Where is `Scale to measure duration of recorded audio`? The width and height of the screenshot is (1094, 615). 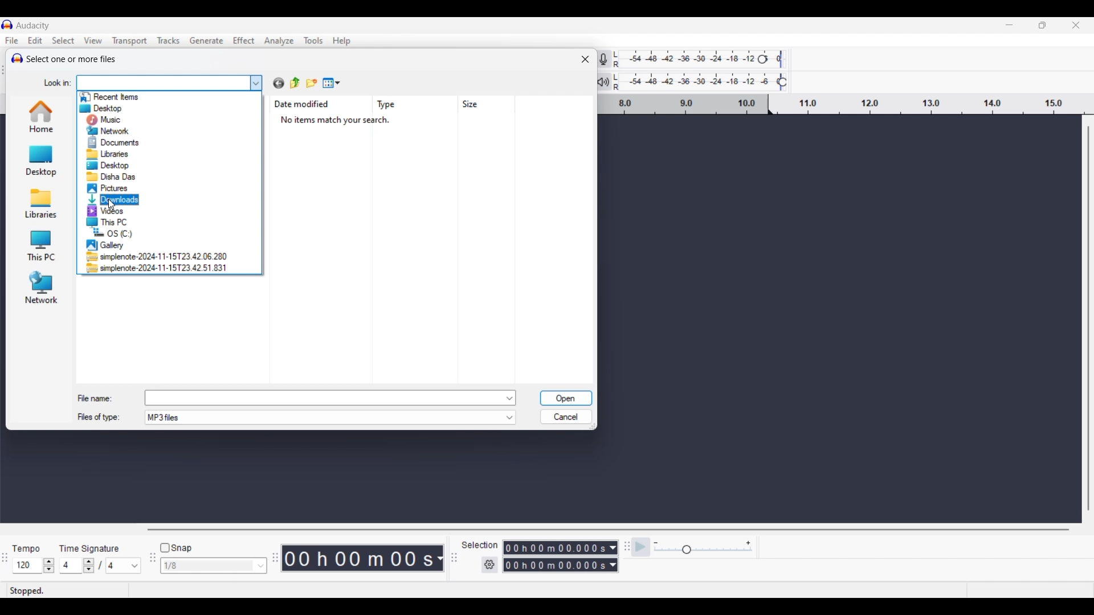
Scale to measure duration of recorded audio is located at coordinates (848, 105).